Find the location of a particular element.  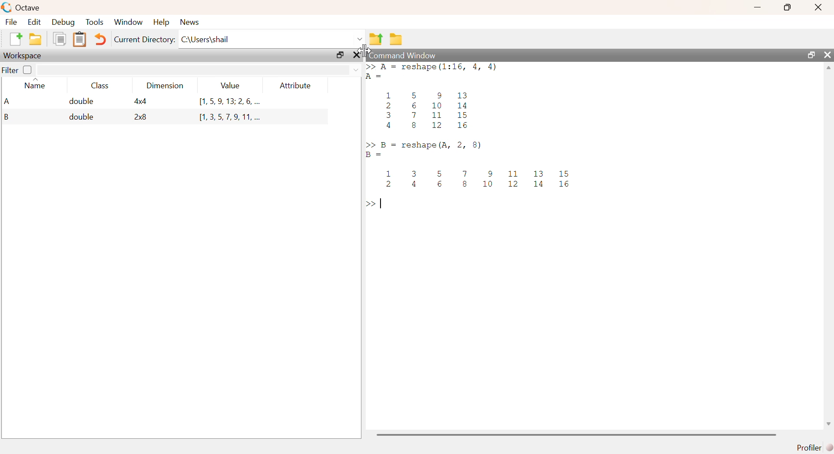

close is located at coordinates (828, 55).